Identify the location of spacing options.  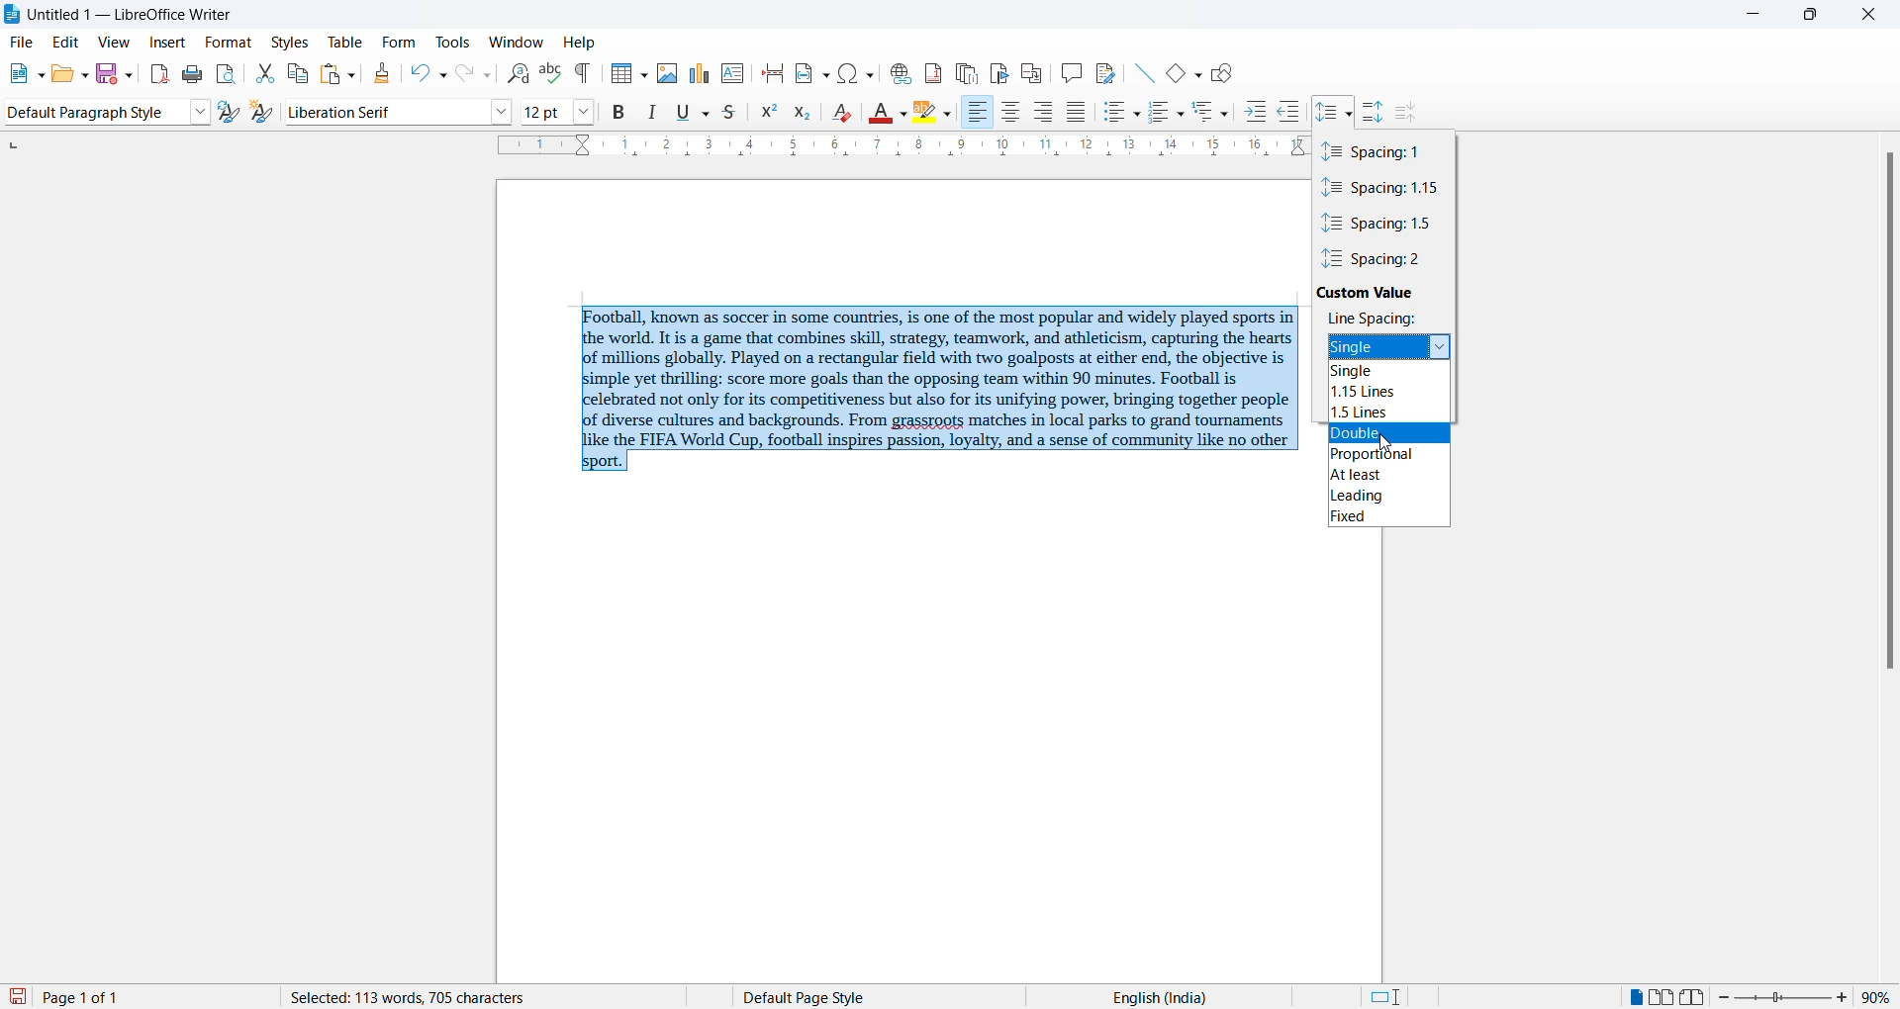
(1439, 346).